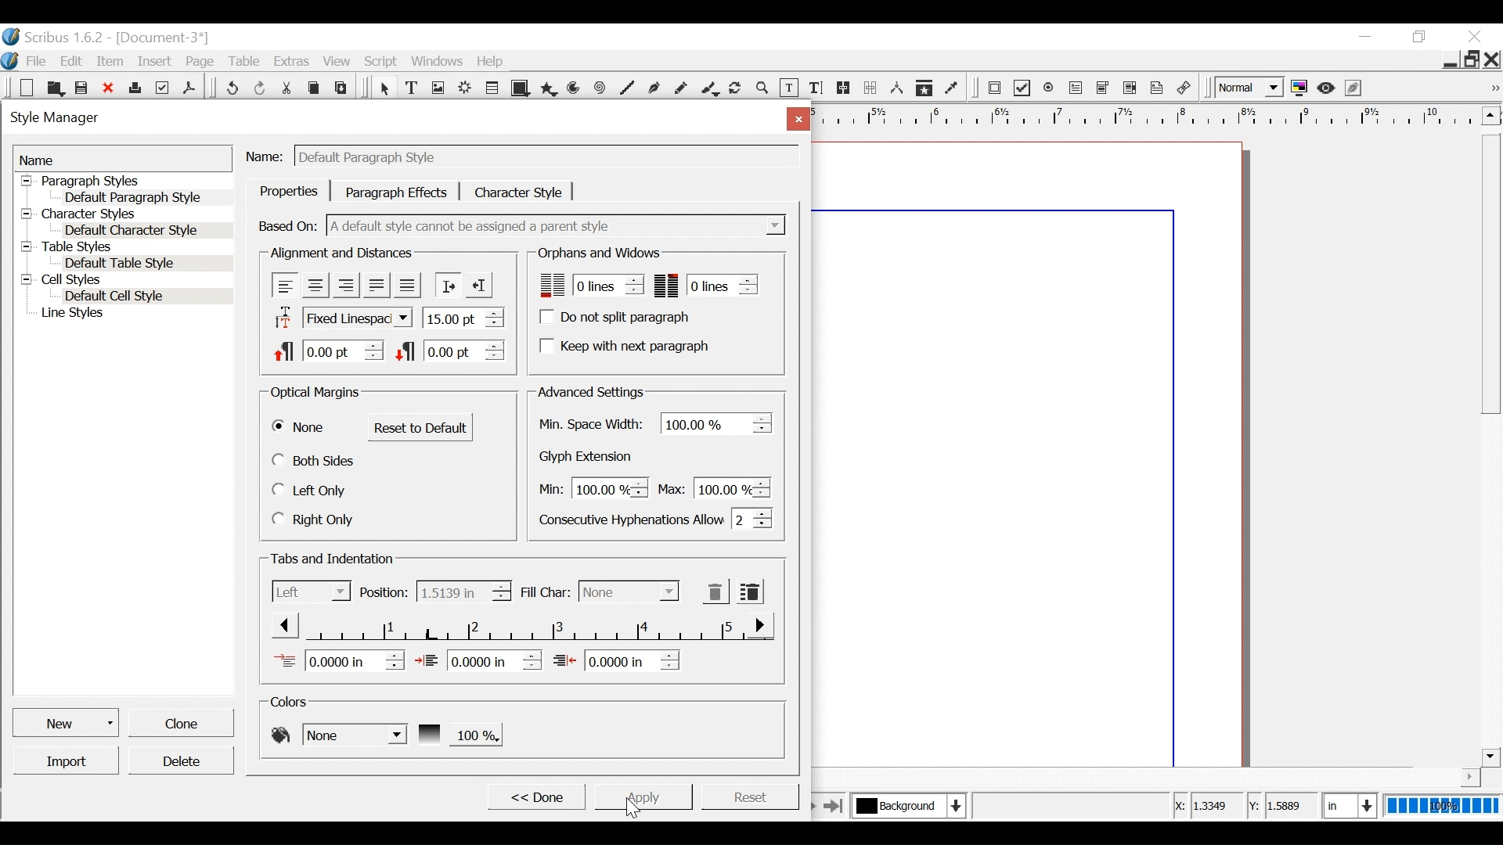 The width and height of the screenshot is (1503, 845). What do you see at coordinates (315, 460) in the screenshot?
I see `(un)select Both Sides` at bounding box center [315, 460].